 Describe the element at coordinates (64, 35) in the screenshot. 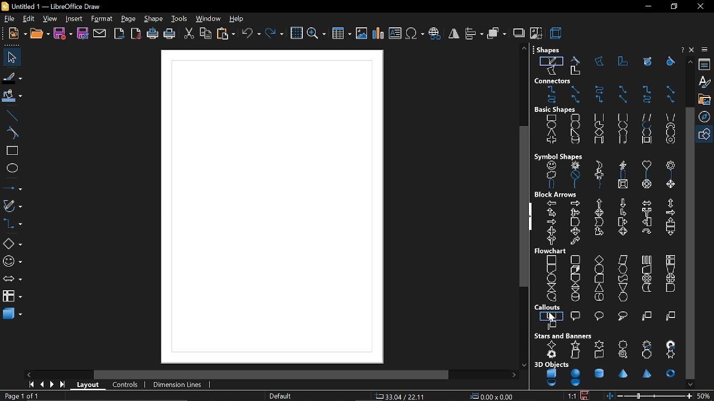

I see `save` at that location.